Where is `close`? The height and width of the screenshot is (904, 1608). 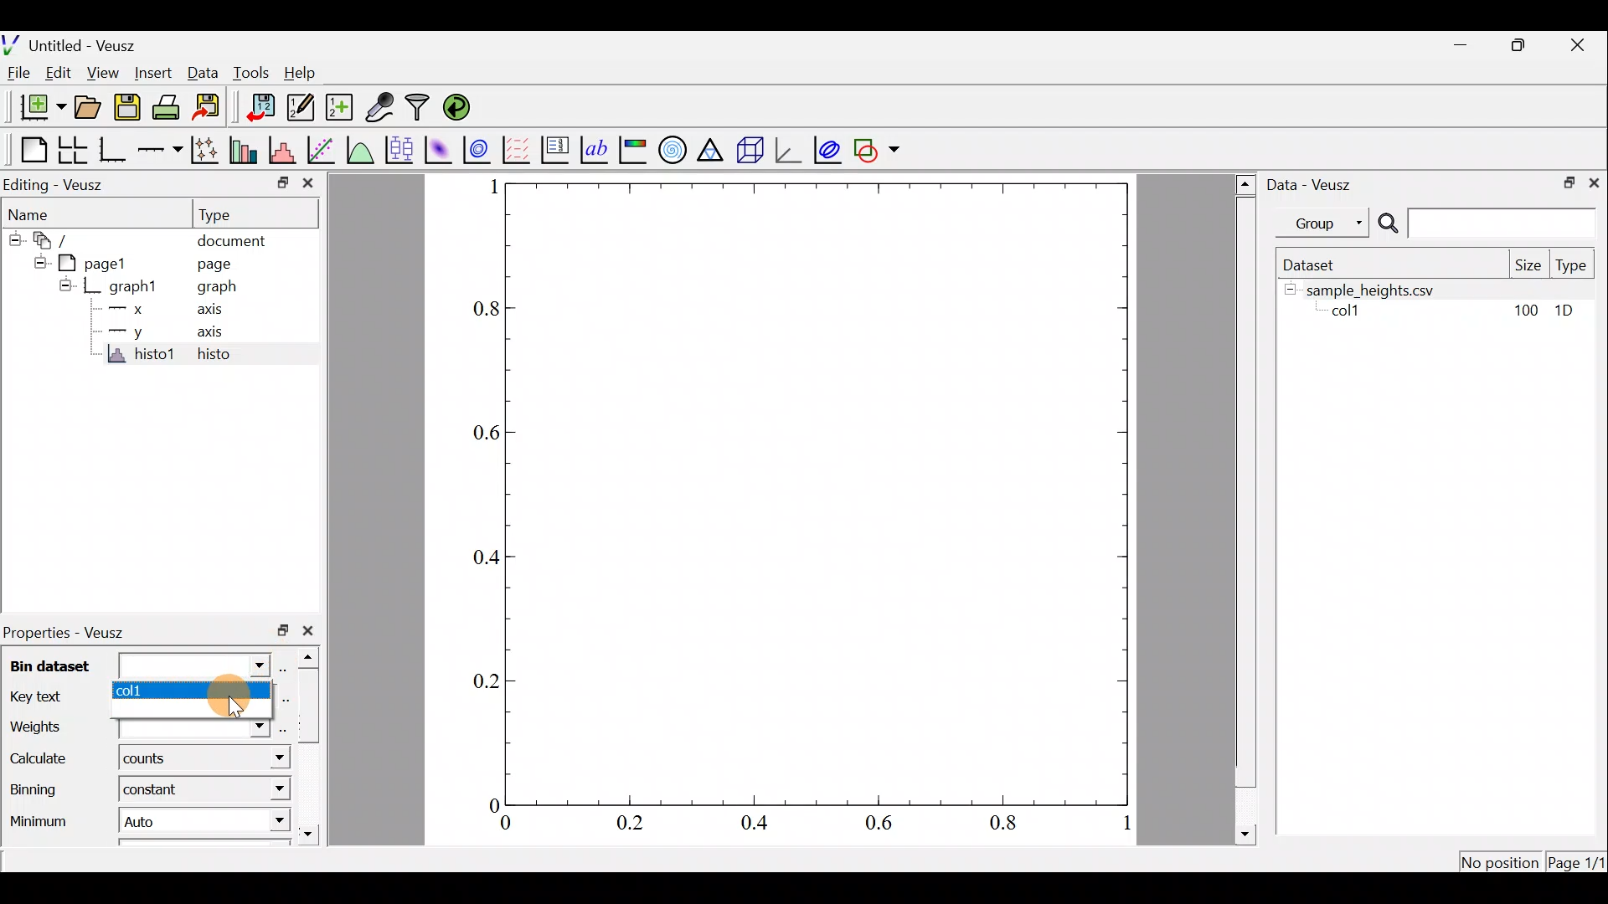
close is located at coordinates (313, 631).